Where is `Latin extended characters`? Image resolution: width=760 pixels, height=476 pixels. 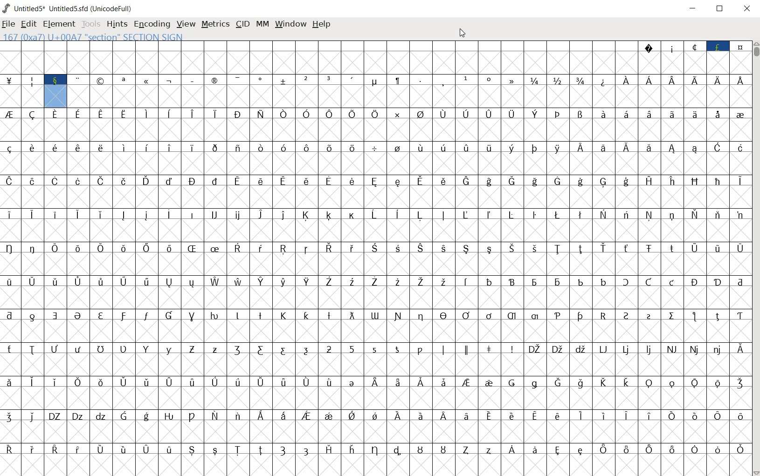 Latin extended characters is located at coordinates (227, 392).